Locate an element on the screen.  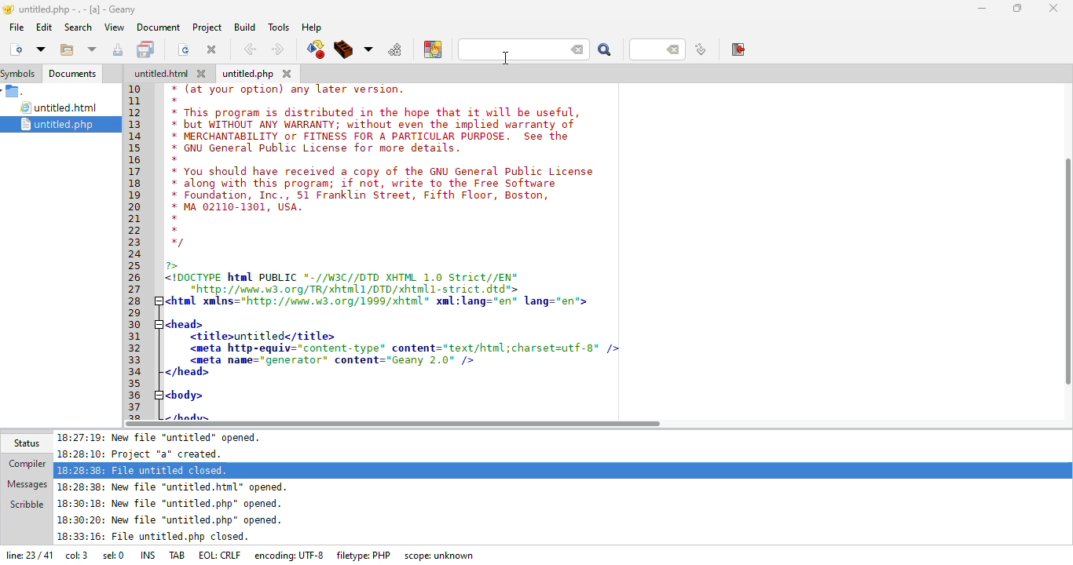
30 is located at coordinates (138, 325).